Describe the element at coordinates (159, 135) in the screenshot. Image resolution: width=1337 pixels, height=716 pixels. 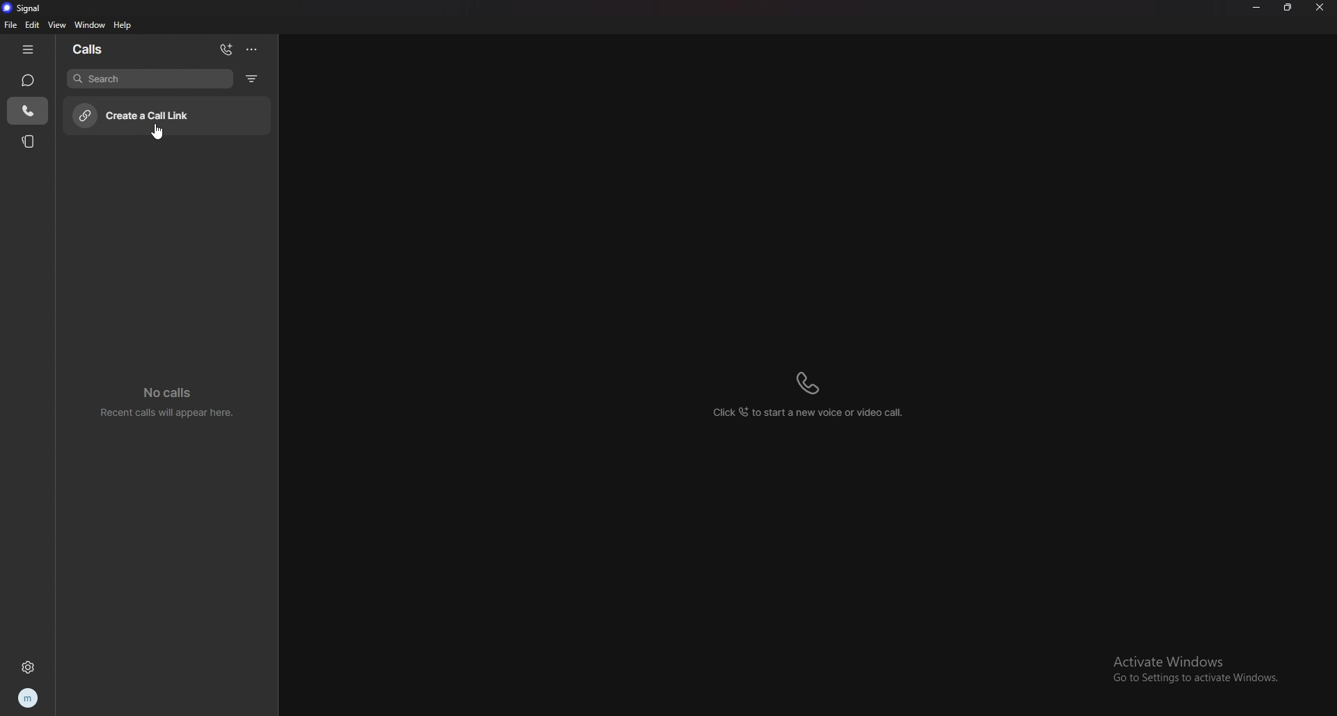
I see `cursor` at that location.